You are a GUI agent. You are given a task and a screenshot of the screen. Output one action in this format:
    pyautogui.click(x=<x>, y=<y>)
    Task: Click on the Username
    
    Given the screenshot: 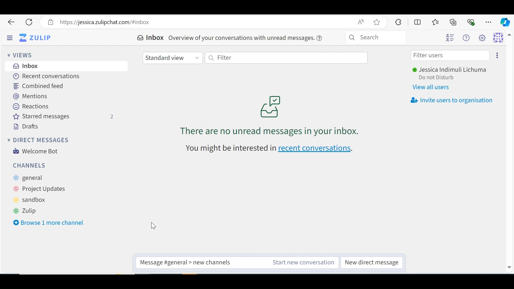 What is the action you would take?
    pyautogui.click(x=452, y=70)
    